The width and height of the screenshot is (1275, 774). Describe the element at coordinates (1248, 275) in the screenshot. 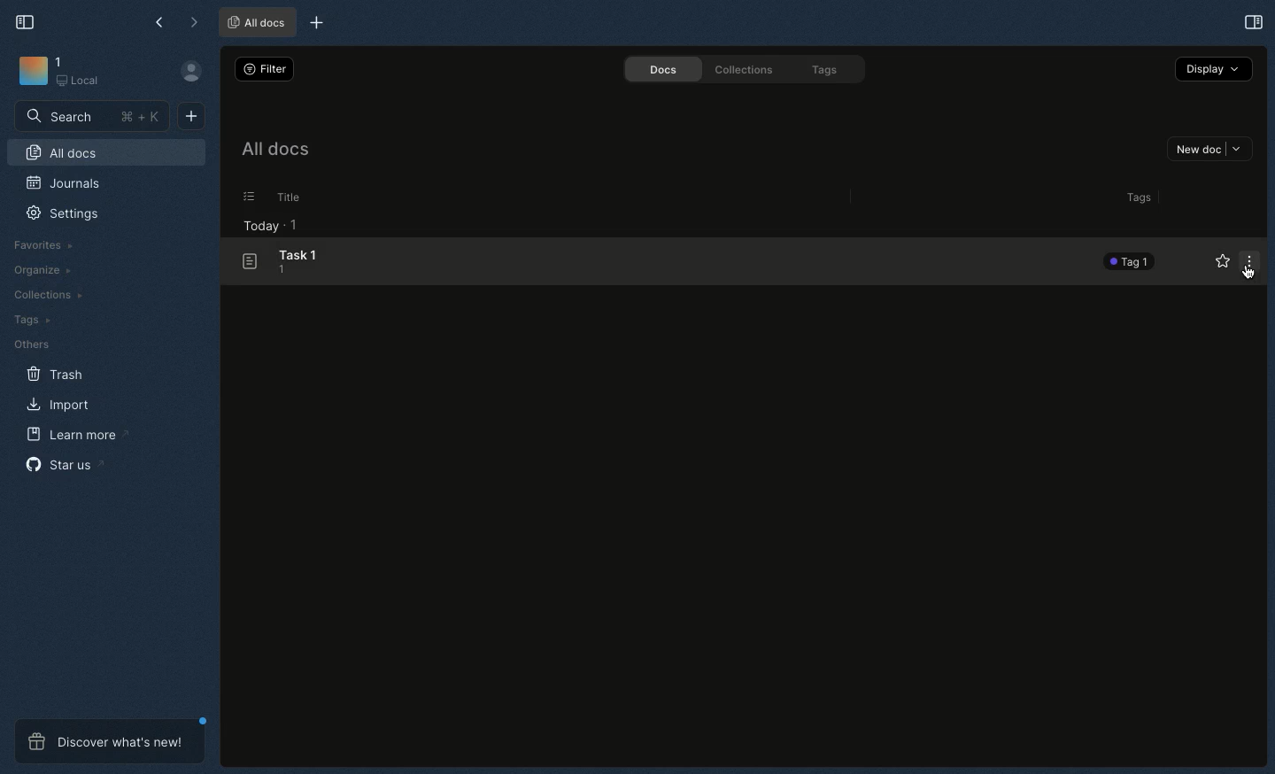

I see `Cursor` at that location.